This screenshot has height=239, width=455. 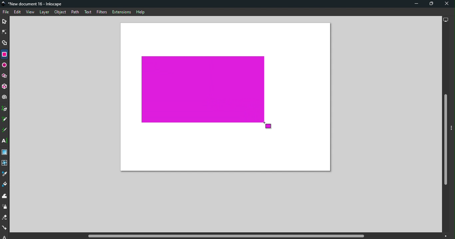 What do you see at coordinates (17, 12) in the screenshot?
I see `Edit` at bounding box center [17, 12].